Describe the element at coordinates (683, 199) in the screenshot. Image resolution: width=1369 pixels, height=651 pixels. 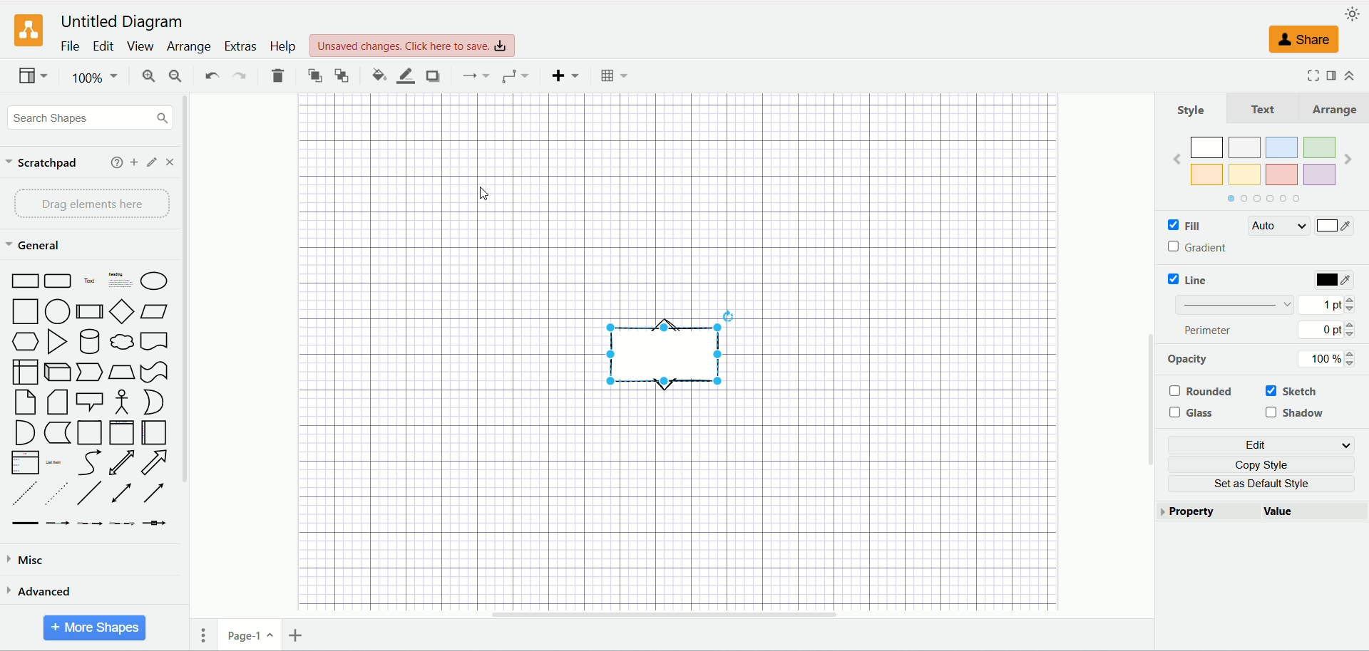
I see `canvas` at that location.